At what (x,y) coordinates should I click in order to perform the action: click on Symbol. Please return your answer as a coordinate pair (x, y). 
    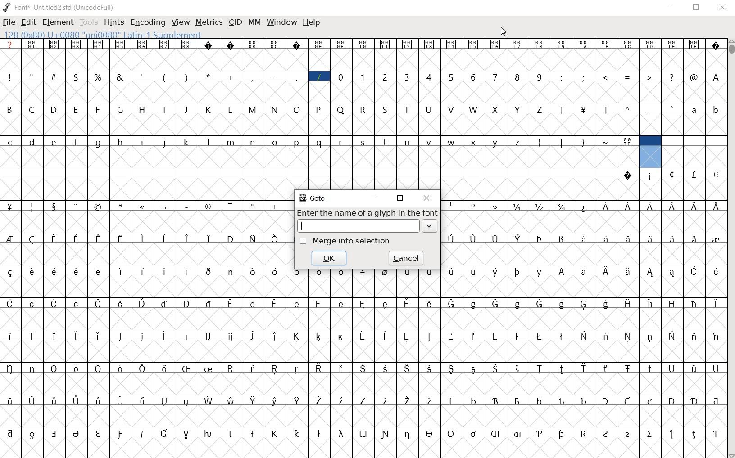
    Looking at the image, I should click on (321, 303).